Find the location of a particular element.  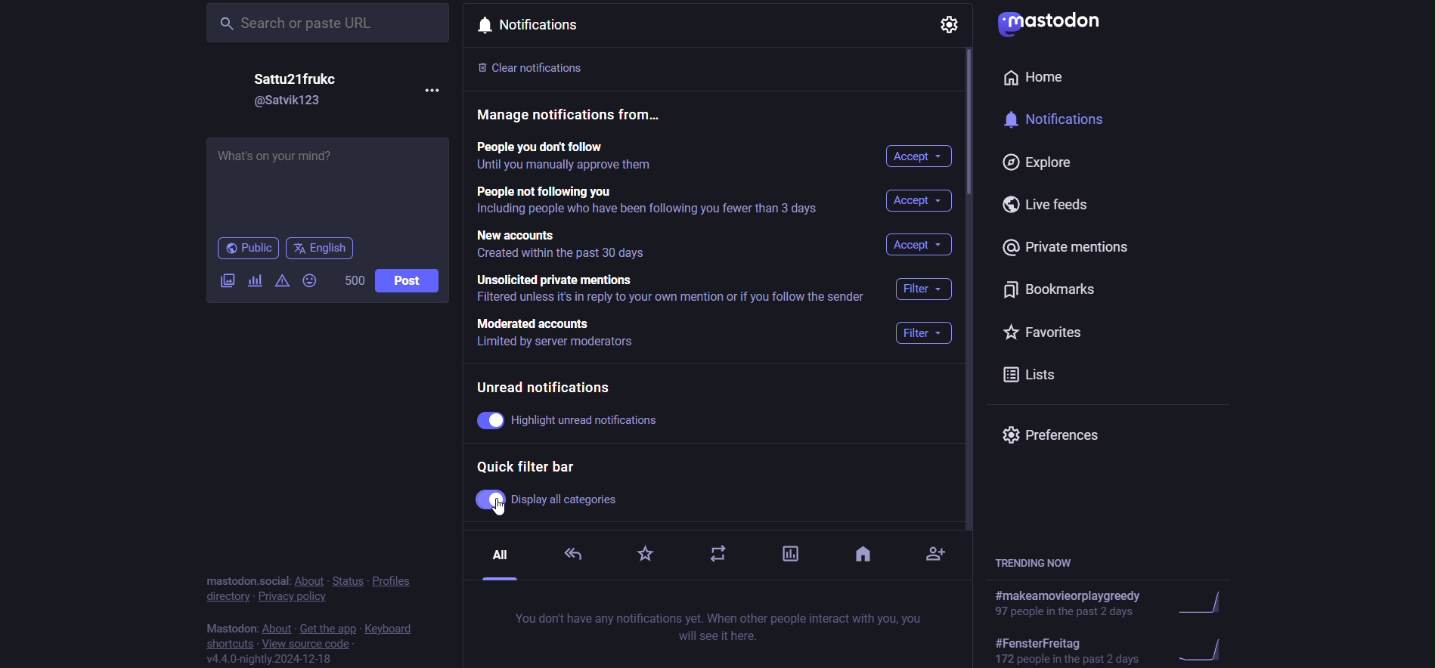

Filter is located at coordinates (923, 334).